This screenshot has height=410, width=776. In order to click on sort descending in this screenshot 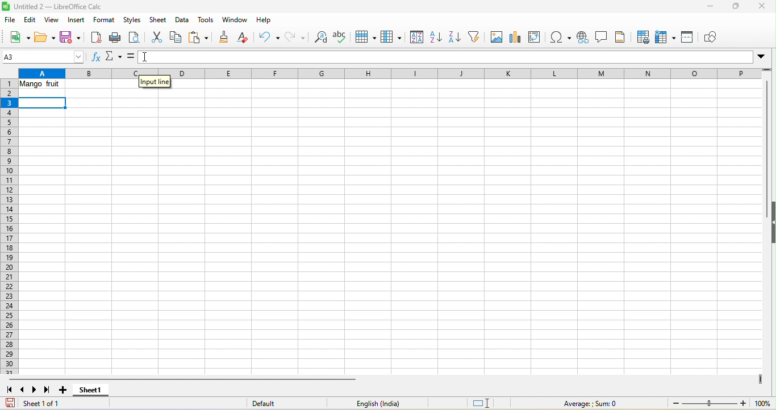, I will do `click(454, 38)`.